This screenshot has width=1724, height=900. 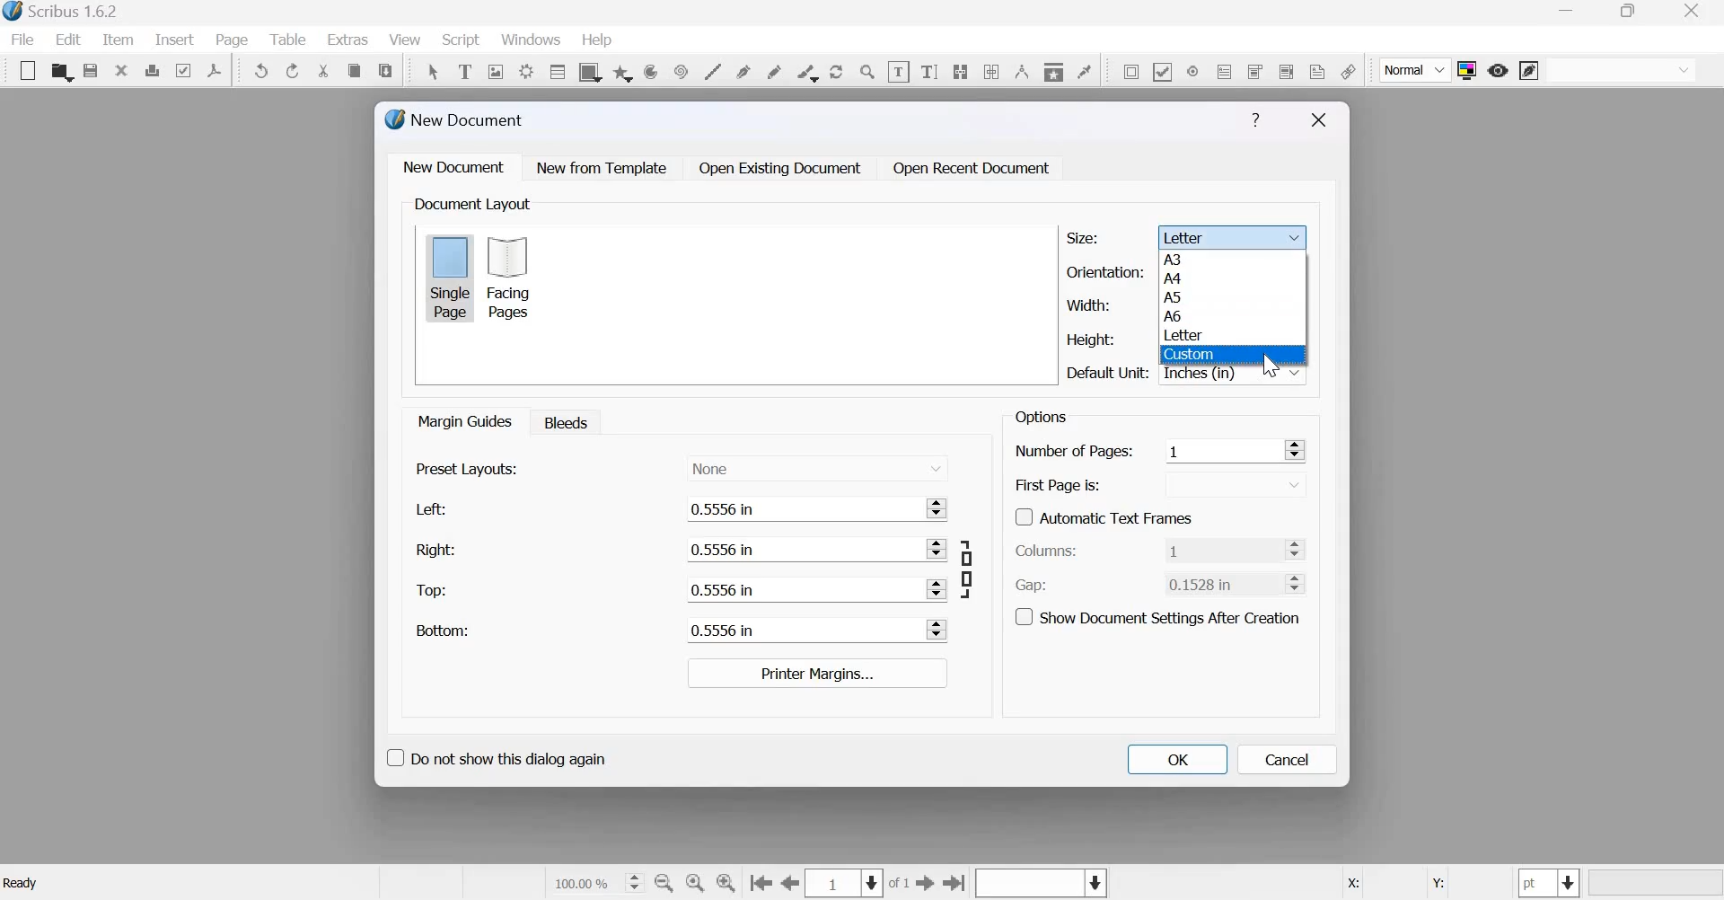 What do you see at coordinates (934, 507) in the screenshot?
I see `Increase and Decrease` at bounding box center [934, 507].